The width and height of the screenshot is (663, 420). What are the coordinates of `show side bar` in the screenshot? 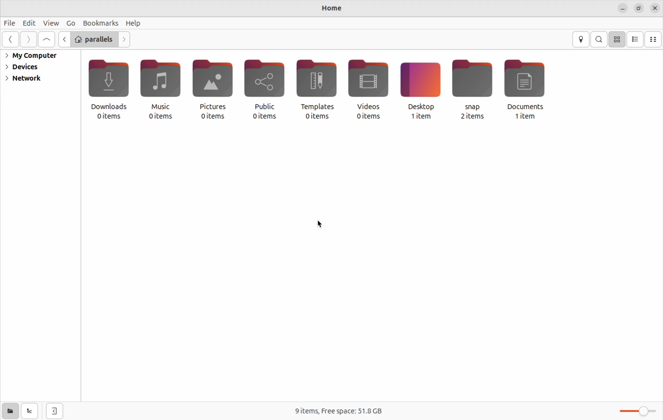 It's located at (55, 411).